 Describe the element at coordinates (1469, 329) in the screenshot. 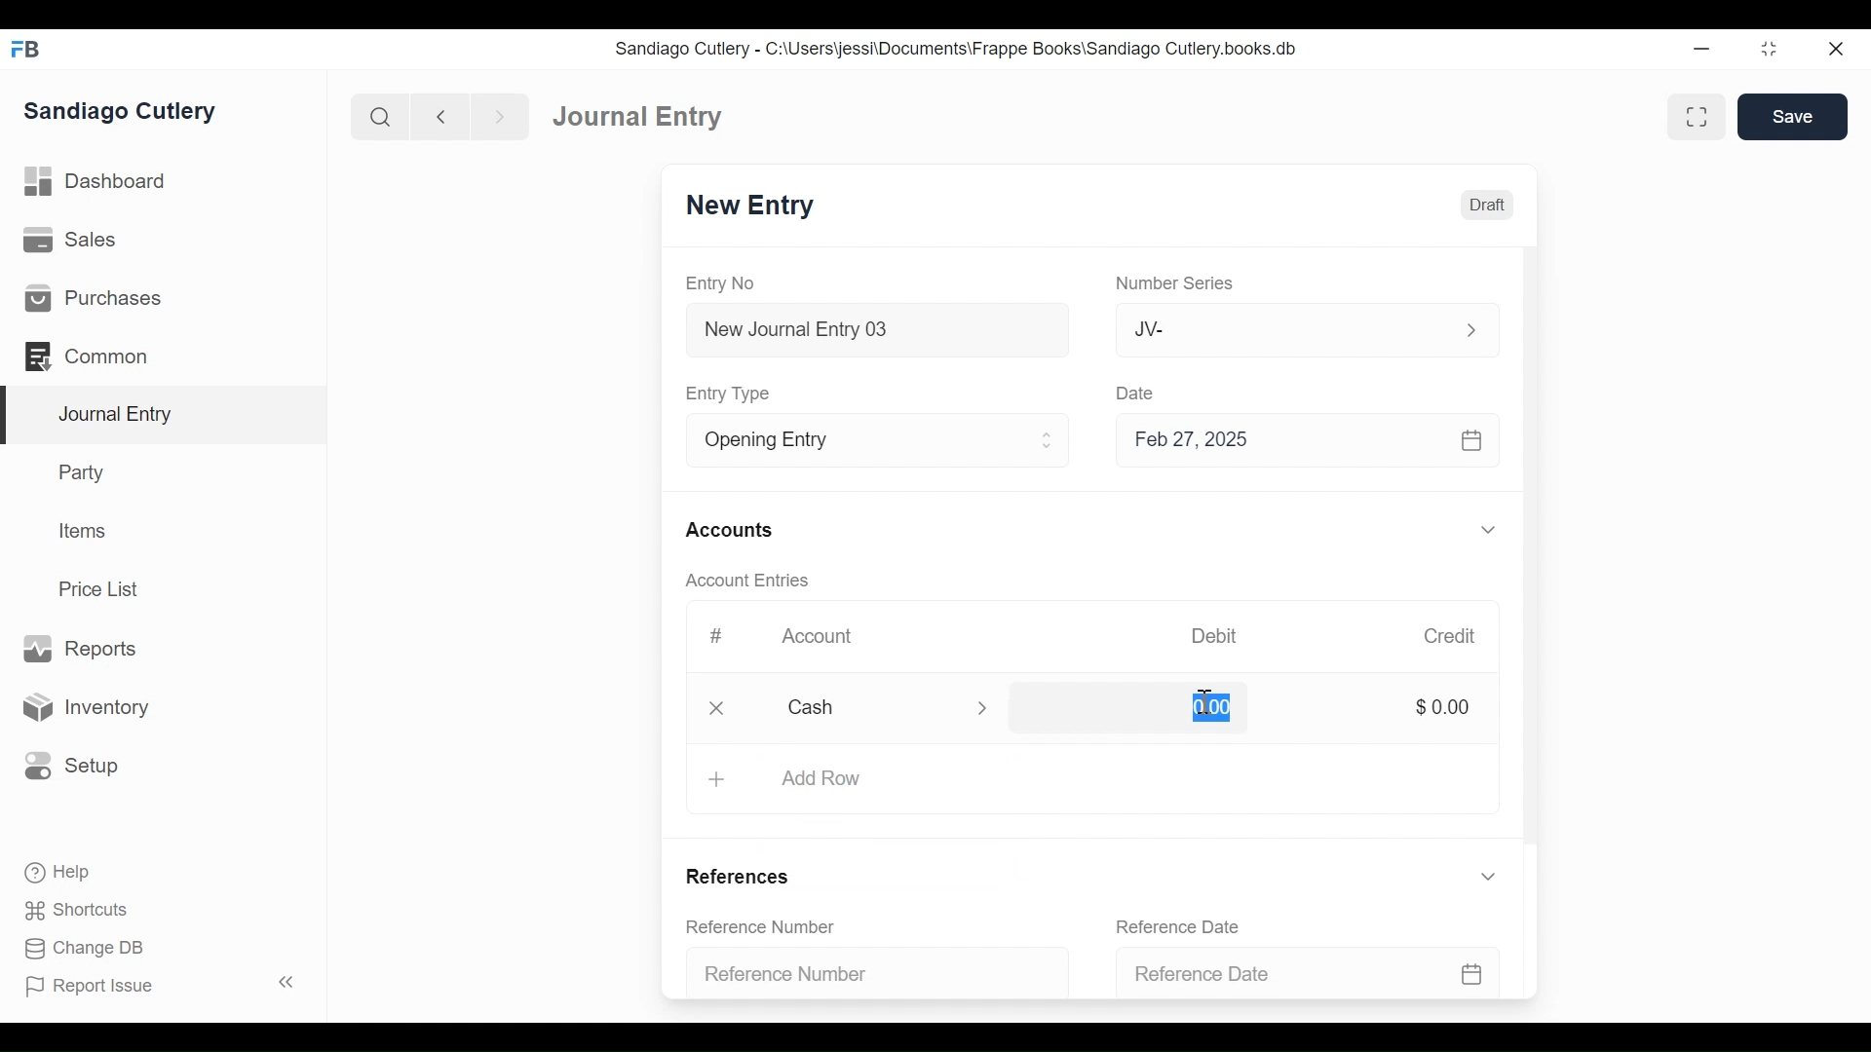

I see `Expand` at that location.